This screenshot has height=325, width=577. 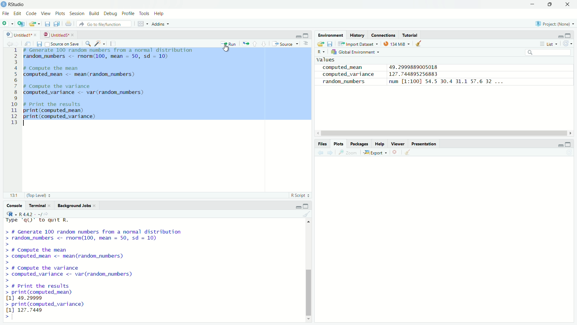 What do you see at coordinates (17, 43) in the screenshot?
I see `go forward to the next source location` at bounding box center [17, 43].